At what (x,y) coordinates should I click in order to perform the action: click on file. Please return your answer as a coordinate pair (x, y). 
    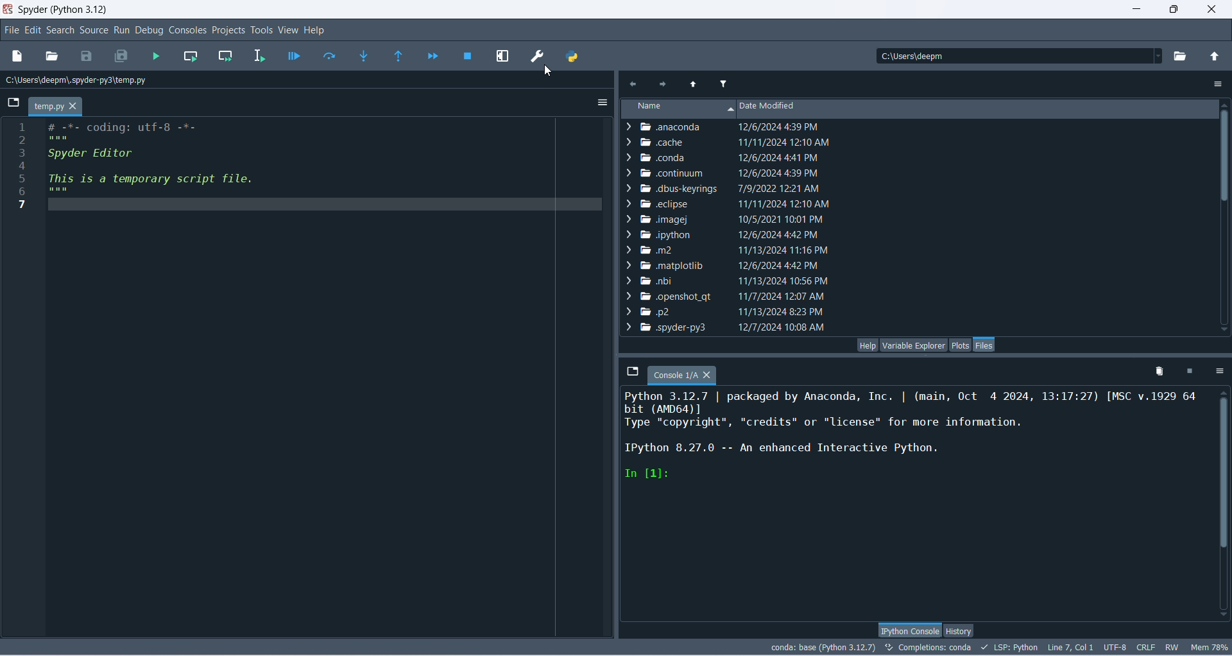
    Looking at the image, I should click on (11, 30).